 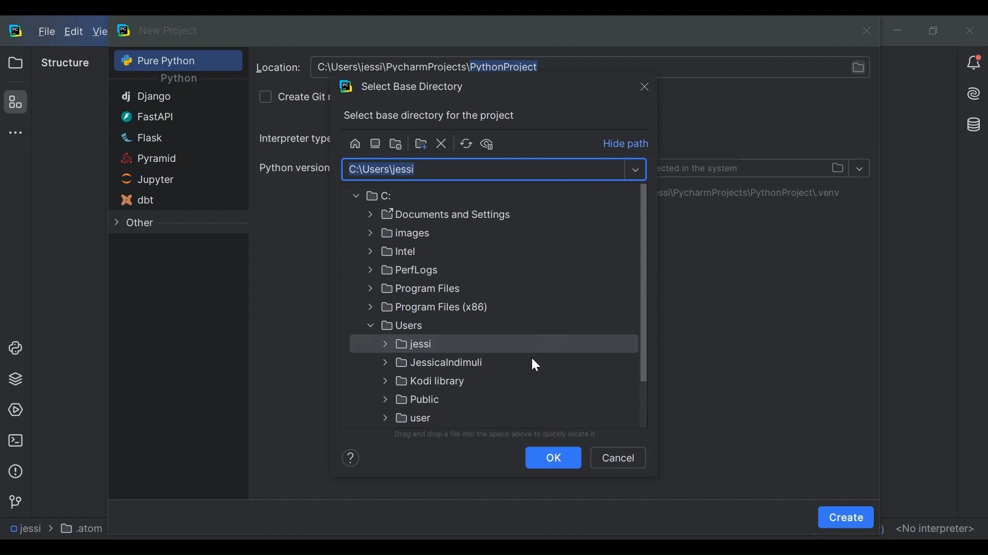 I want to click on Folder Path, so click(x=451, y=214).